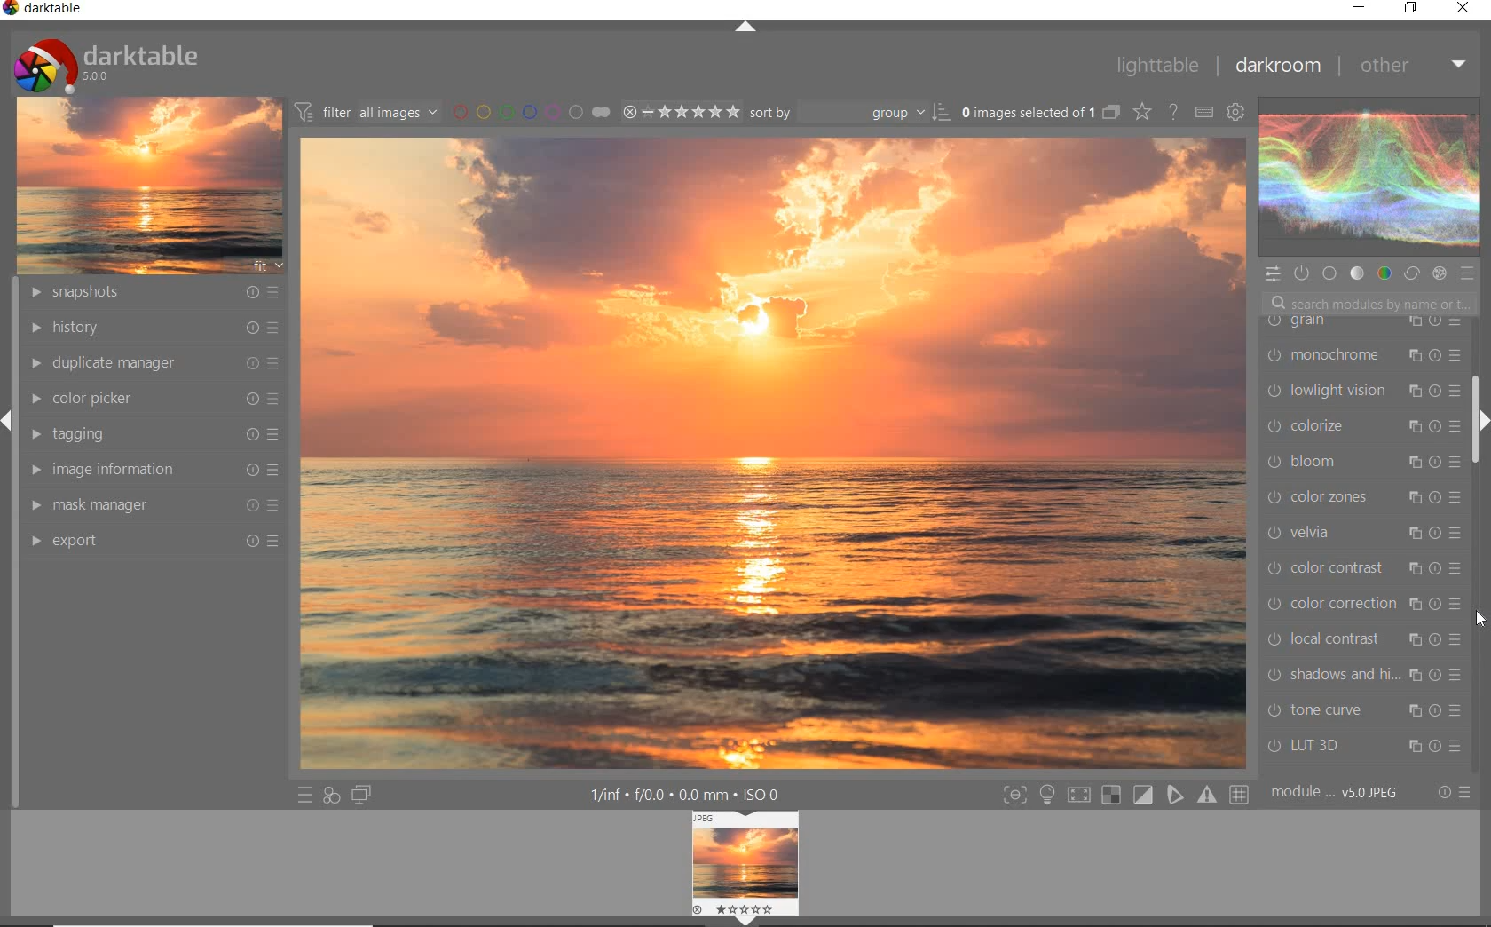  I want to click on QUICK ACCESS FOR APPLYING ANY OF YOUR STYLE, so click(330, 796).